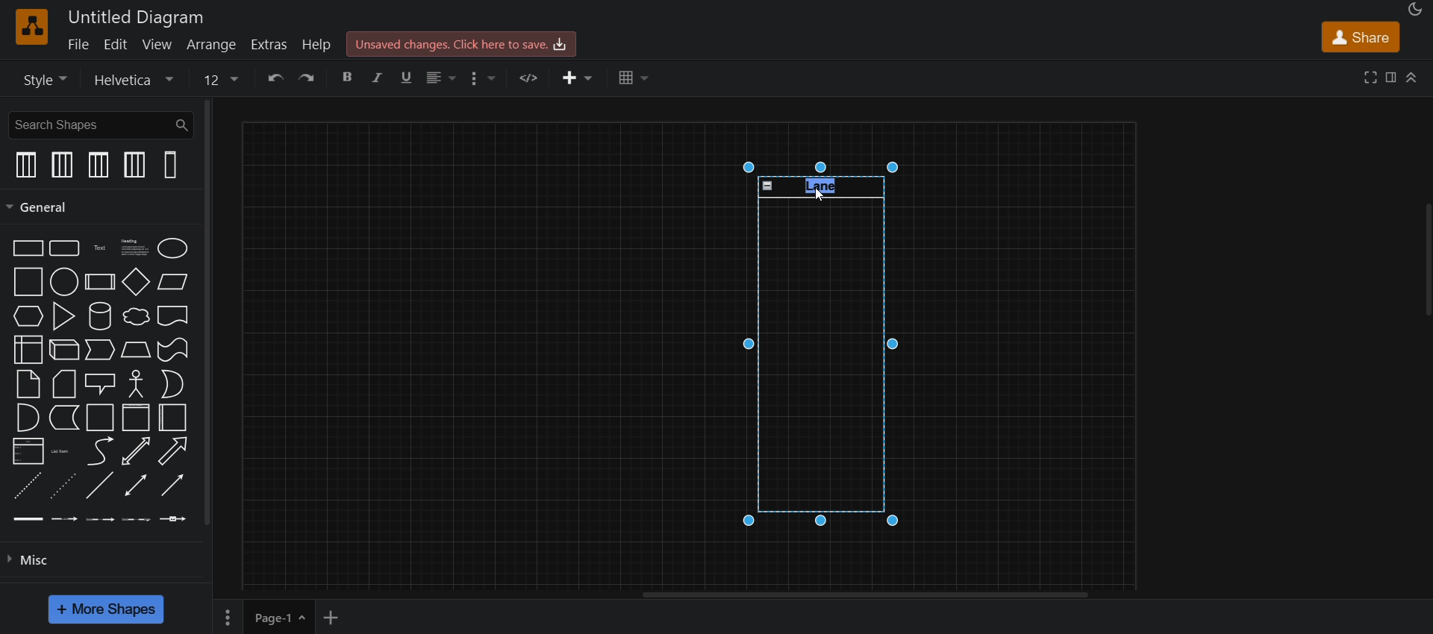 Image resolution: width=1433 pixels, height=634 pixels. I want to click on align, so click(444, 77).